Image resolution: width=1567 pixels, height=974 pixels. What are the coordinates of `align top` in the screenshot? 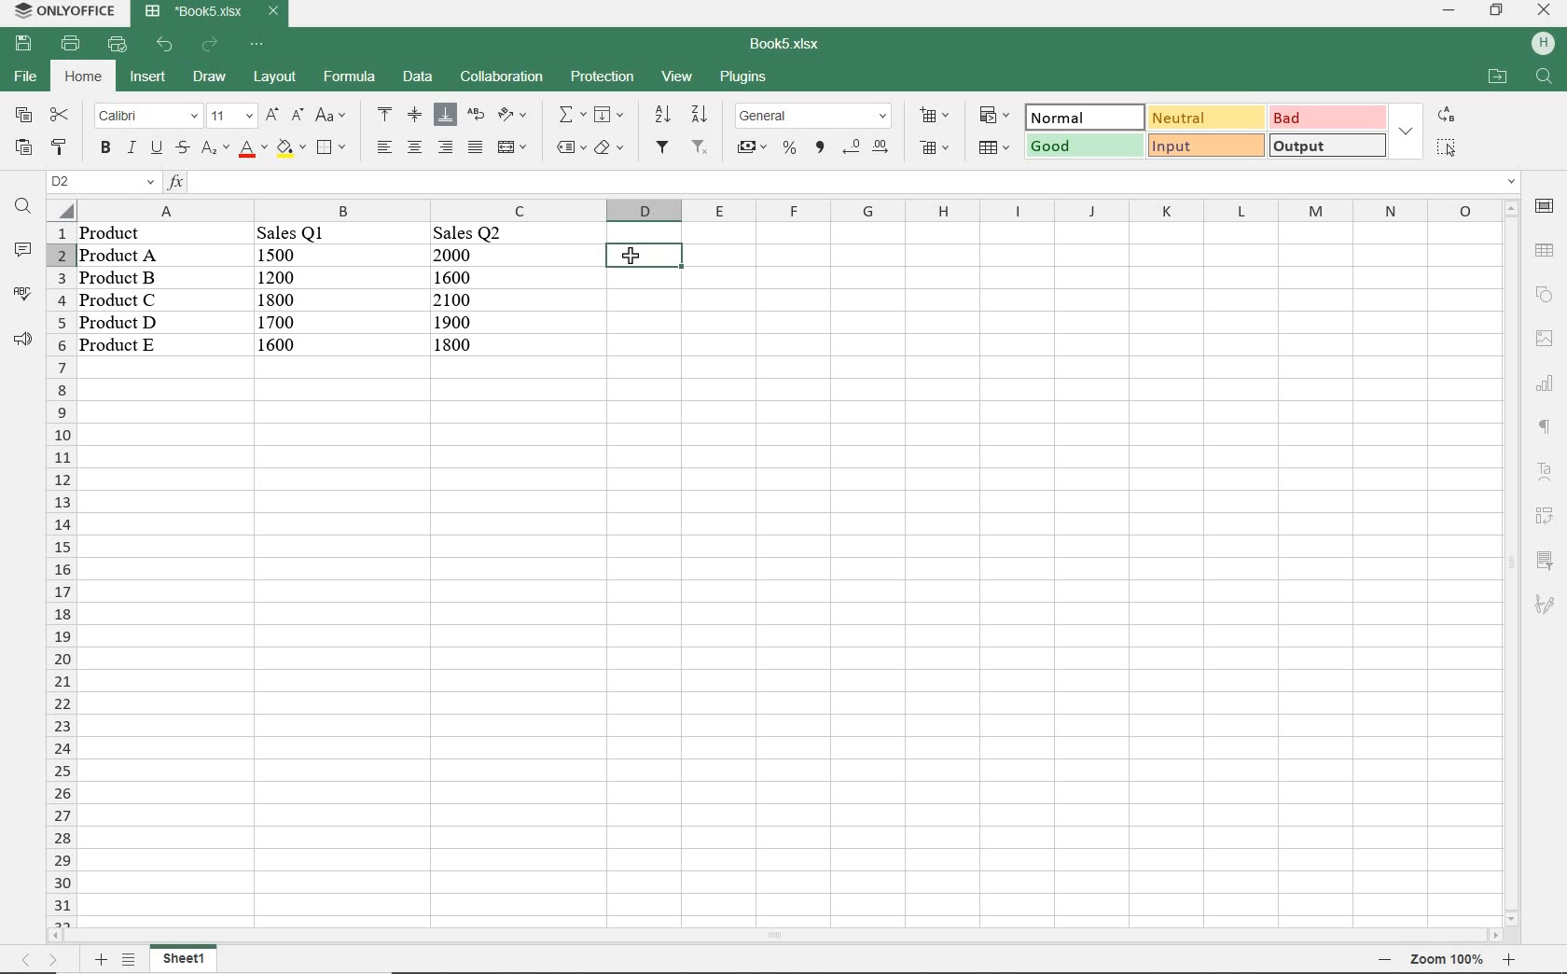 It's located at (381, 115).